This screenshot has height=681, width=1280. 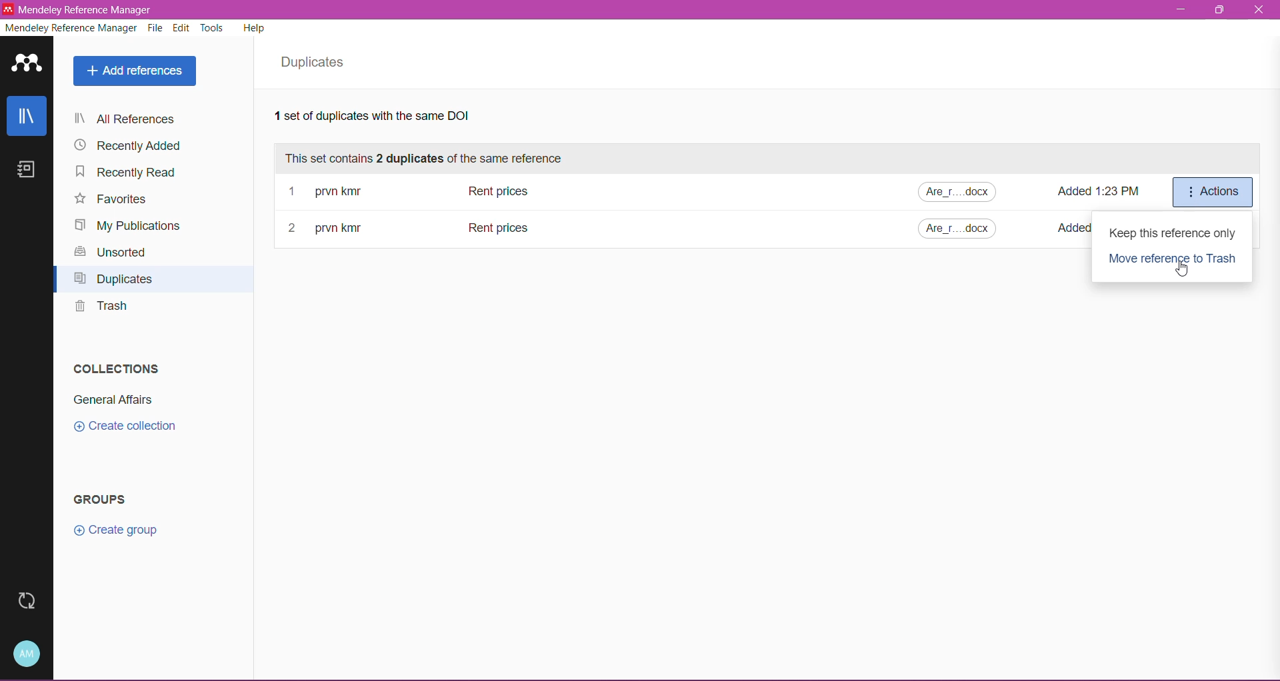 I want to click on Duplicates, so click(x=117, y=281).